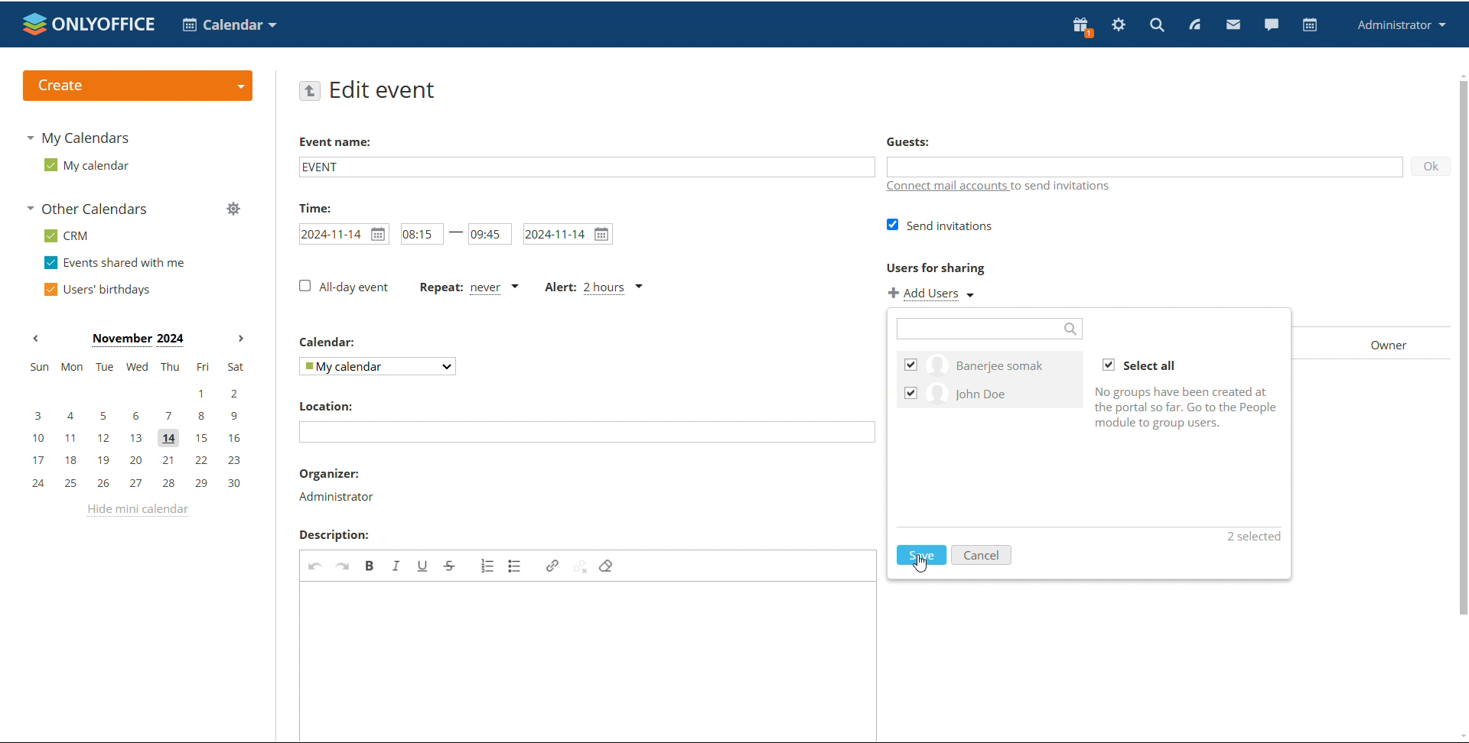 This screenshot has height=743, width=1469. Describe the element at coordinates (581, 566) in the screenshot. I see `unlink` at that location.